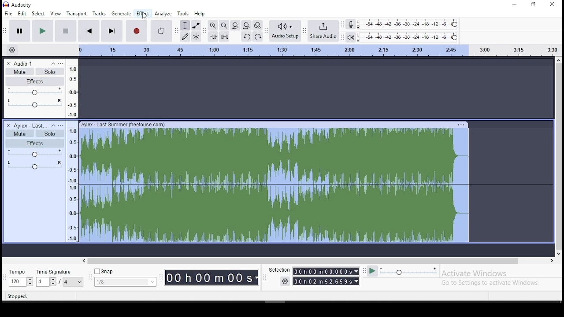 Image resolution: width=564 pixels, height=317 pixels. I want to click on settings, so click(14, 49).